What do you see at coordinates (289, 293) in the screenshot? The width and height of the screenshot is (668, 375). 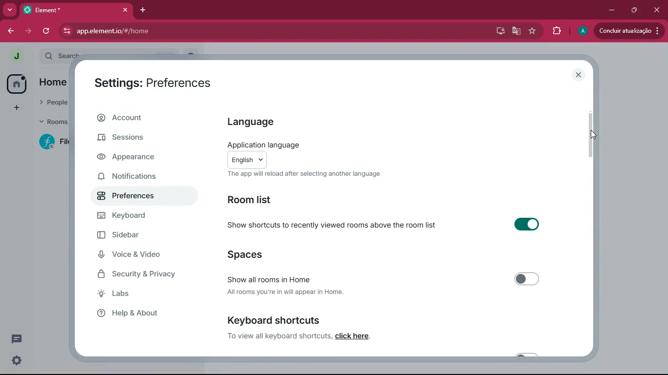 I see `All rooms you're in will appear in Home.` at bounding box center [289, 293].